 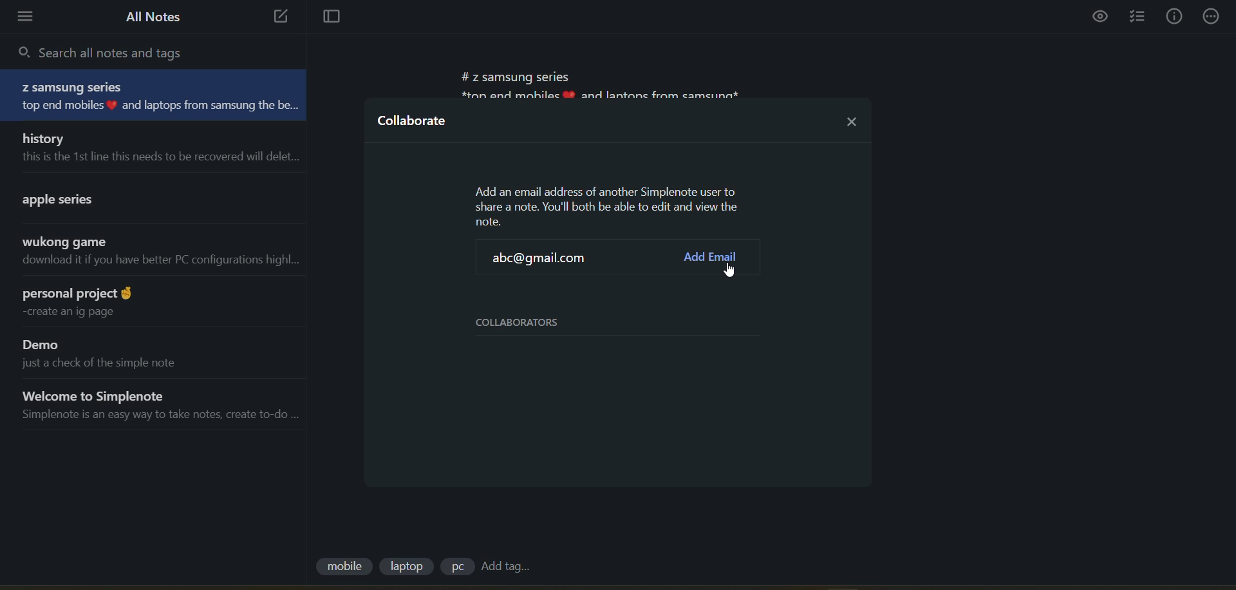 I want to click on menu, so click(x=30, y=17).